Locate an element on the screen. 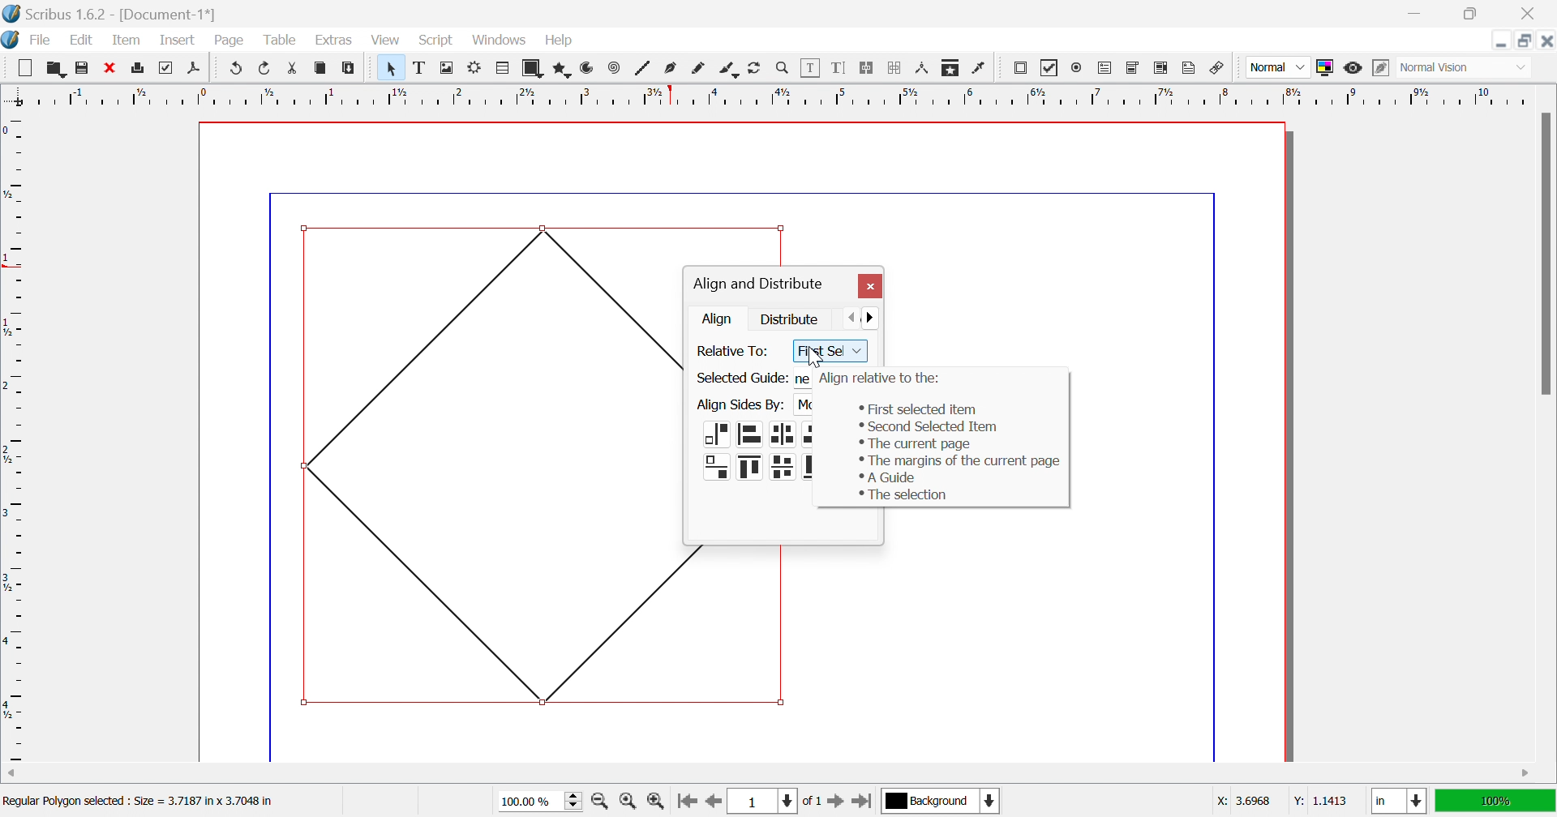  Zoom to 100% is located at coordinates (630, 803).